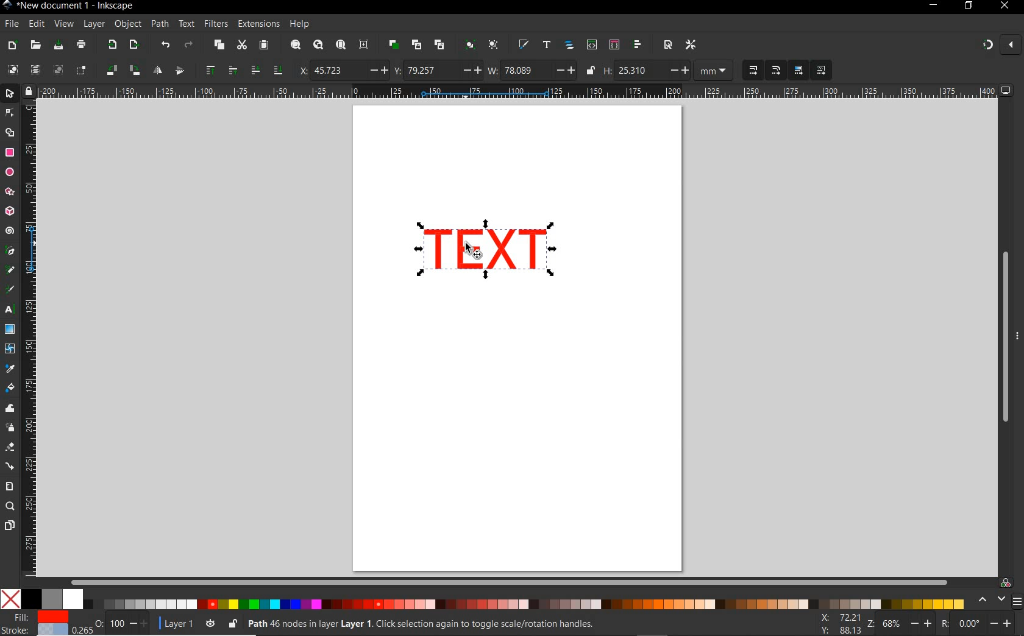 The height and width of the screenshot is (636, 1024). Describe the element at coordinates (1001, 336) in the screenshot. I see `SCROLLBAR` at that location.